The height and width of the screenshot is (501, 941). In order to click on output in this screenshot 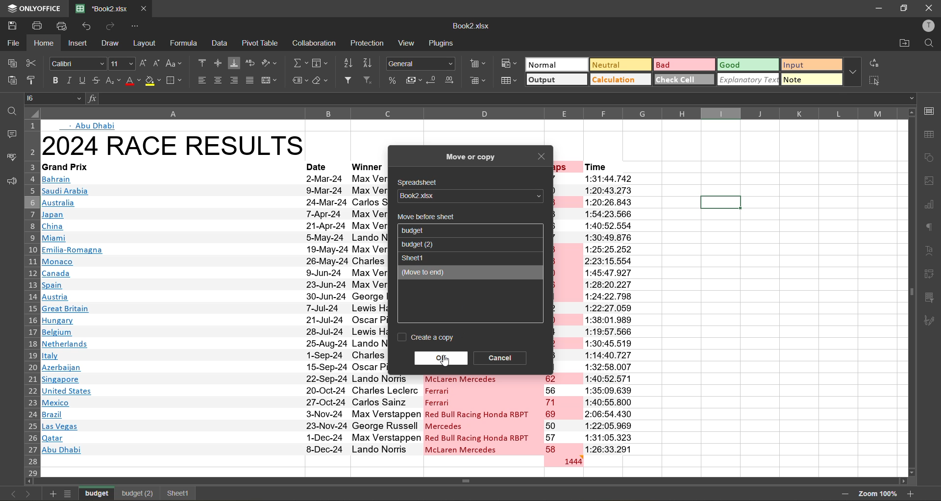, I will do `click(556, 80)`.